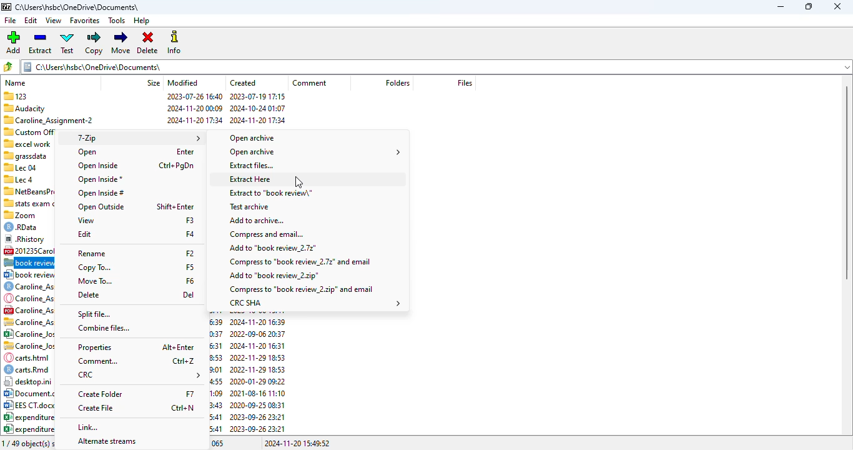 Image resolution: width=853 pixels, height=450 pixels. I want to click on 1/49 object(s) selected, so click(31, 443).